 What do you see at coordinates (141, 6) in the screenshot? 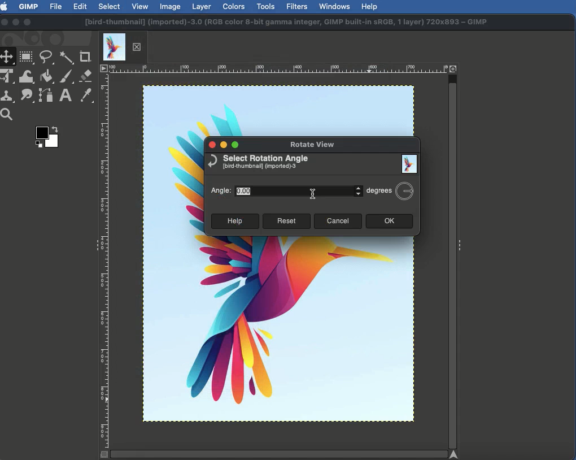
I see `View` at bounding box center [141, 6].